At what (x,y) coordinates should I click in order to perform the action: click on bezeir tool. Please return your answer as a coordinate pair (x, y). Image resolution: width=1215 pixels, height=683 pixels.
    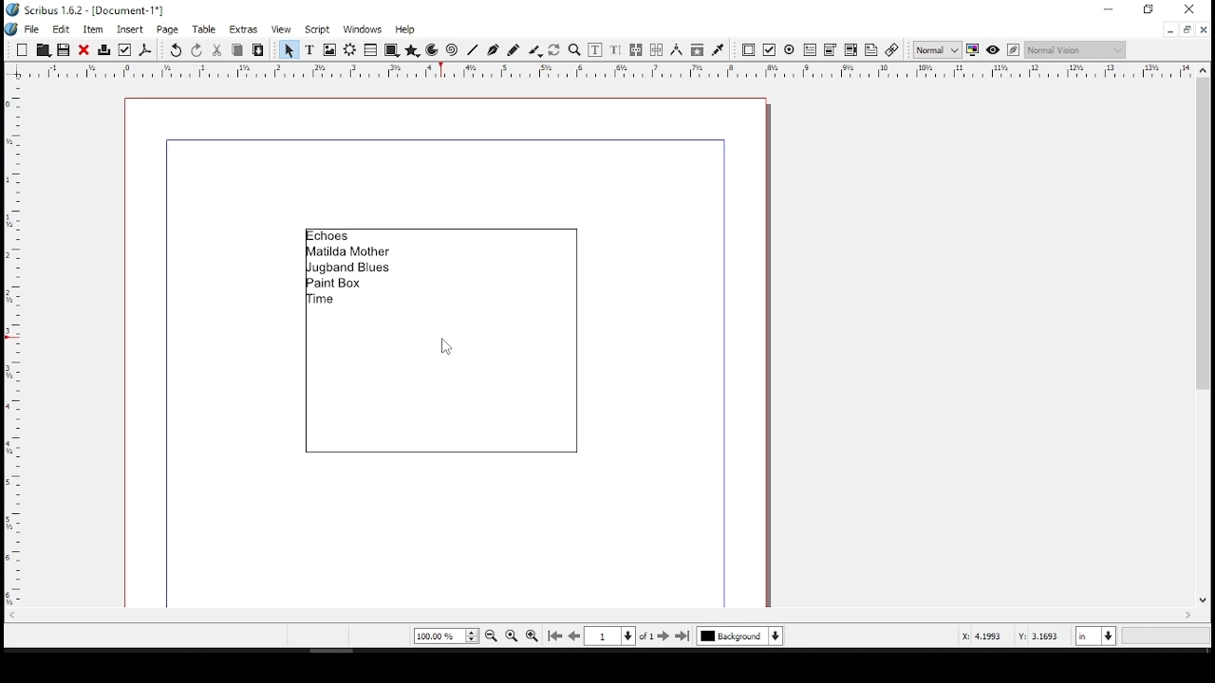
    Looking at the image, I should click on (494, 51).